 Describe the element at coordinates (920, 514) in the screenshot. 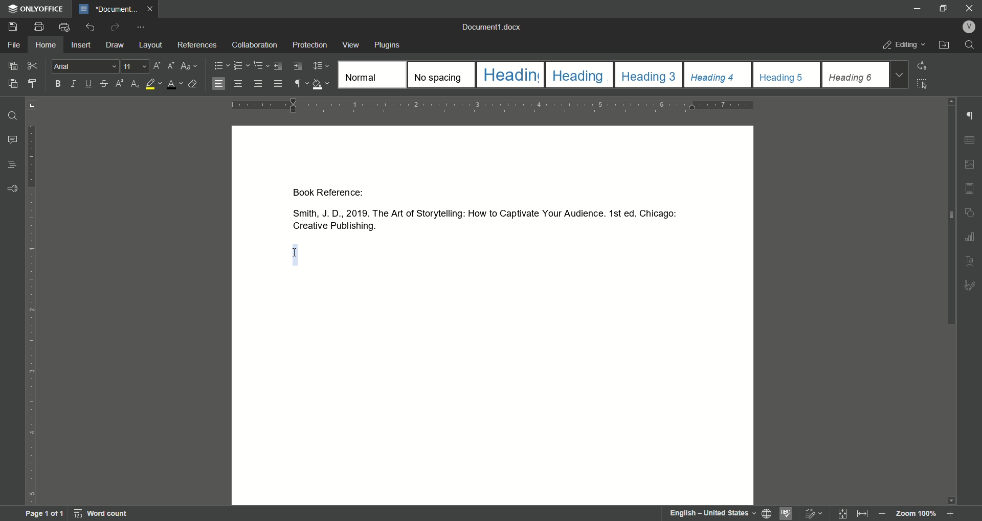

I see `zoom` at that location.